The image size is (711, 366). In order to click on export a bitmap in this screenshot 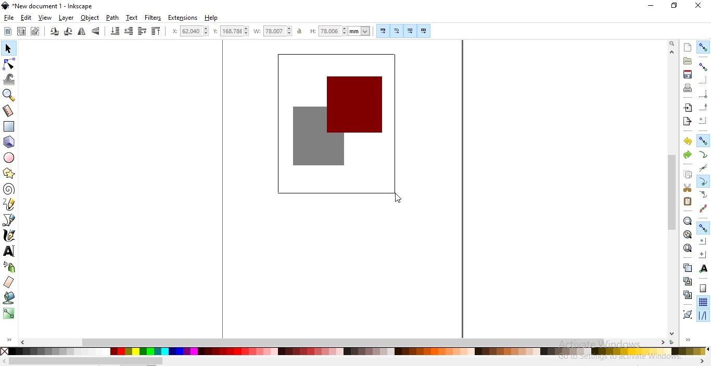, I will do `click(687, 122)`.